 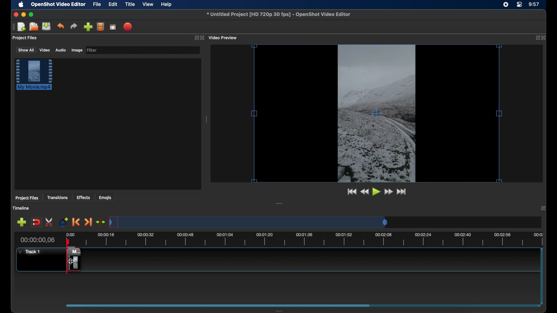 I want to click on close, so click(x=203, y=38).